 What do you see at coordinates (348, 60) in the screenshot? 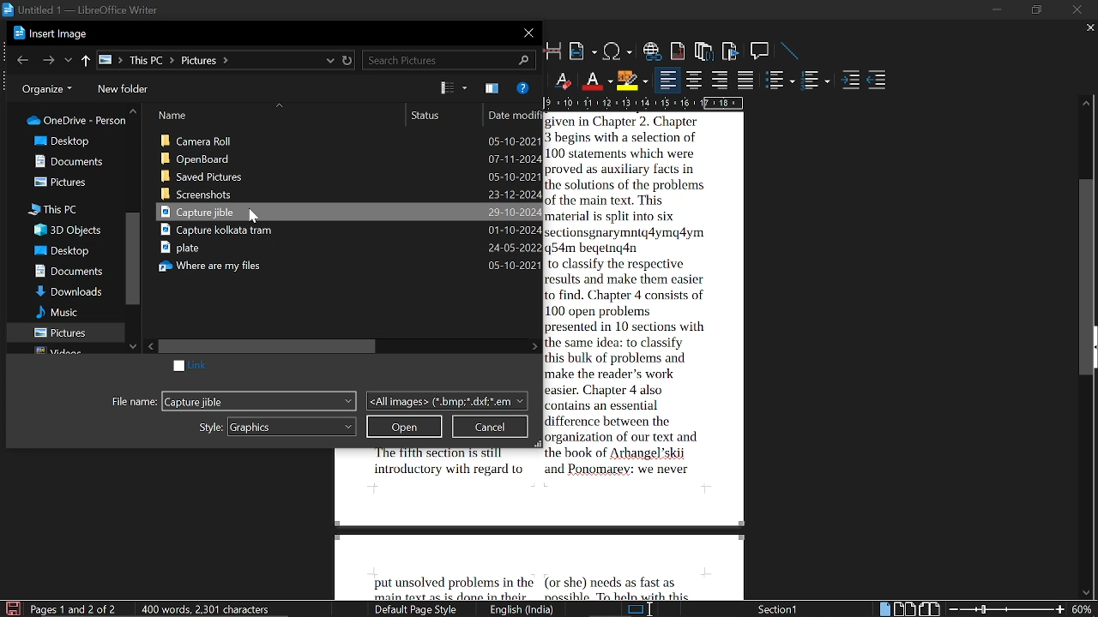
I see `refresh` at bounding box center [348, 60].